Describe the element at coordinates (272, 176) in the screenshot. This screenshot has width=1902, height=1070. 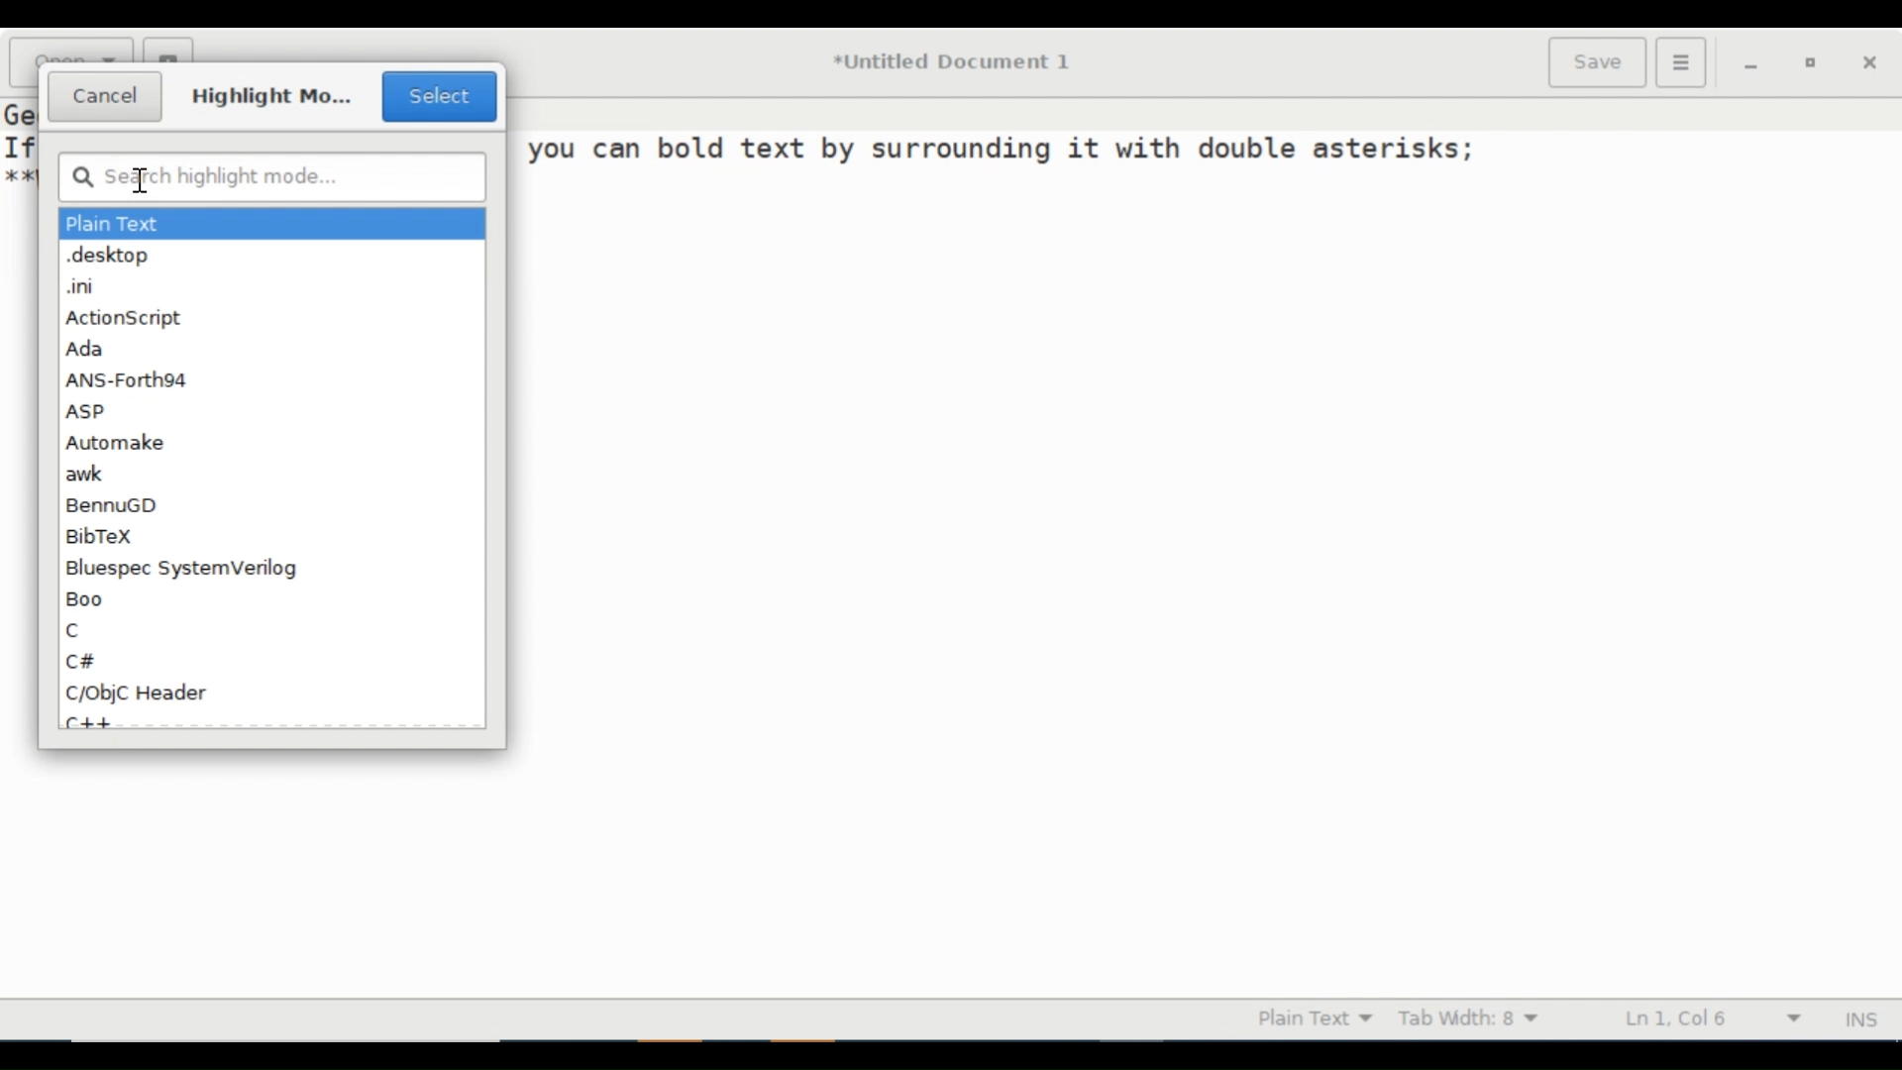
I see `Search box` at that location.